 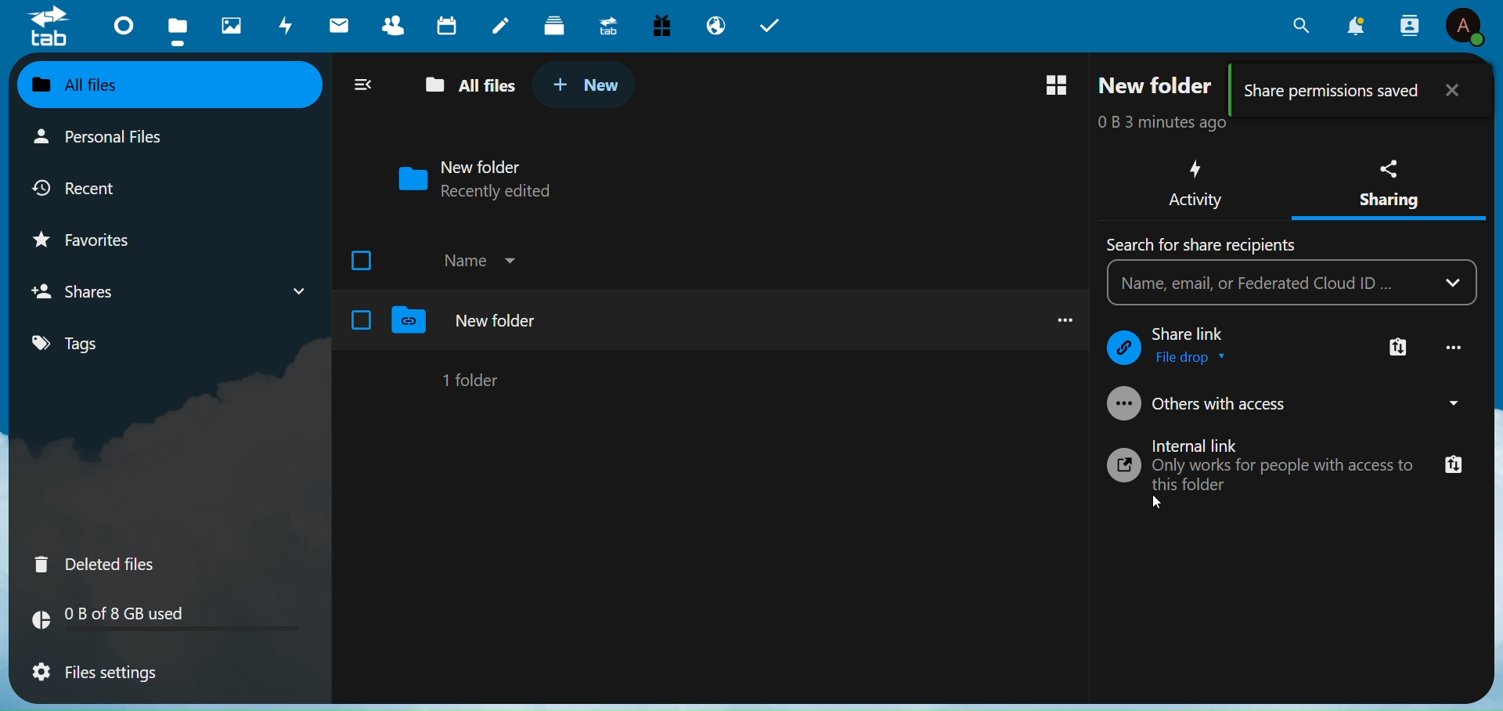 I want to click on Text, so click(x=1288, y=475).